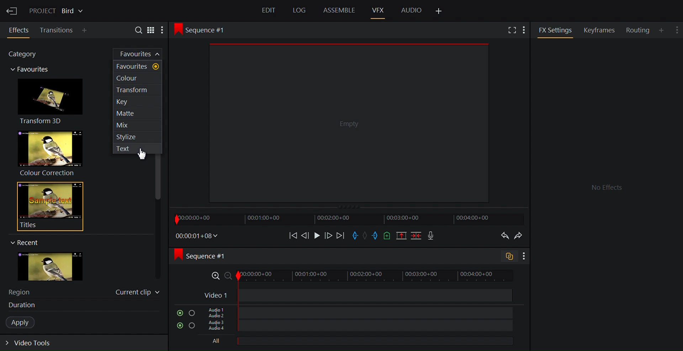  Describe the element at coordinates (523, 256) in the screenshot. I see `Show settings menu` at that location.